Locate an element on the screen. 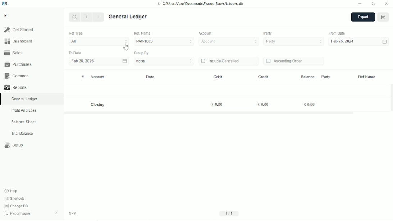 This screenshot has width=393, height=221. Reports is located at coordinates (15, 87).